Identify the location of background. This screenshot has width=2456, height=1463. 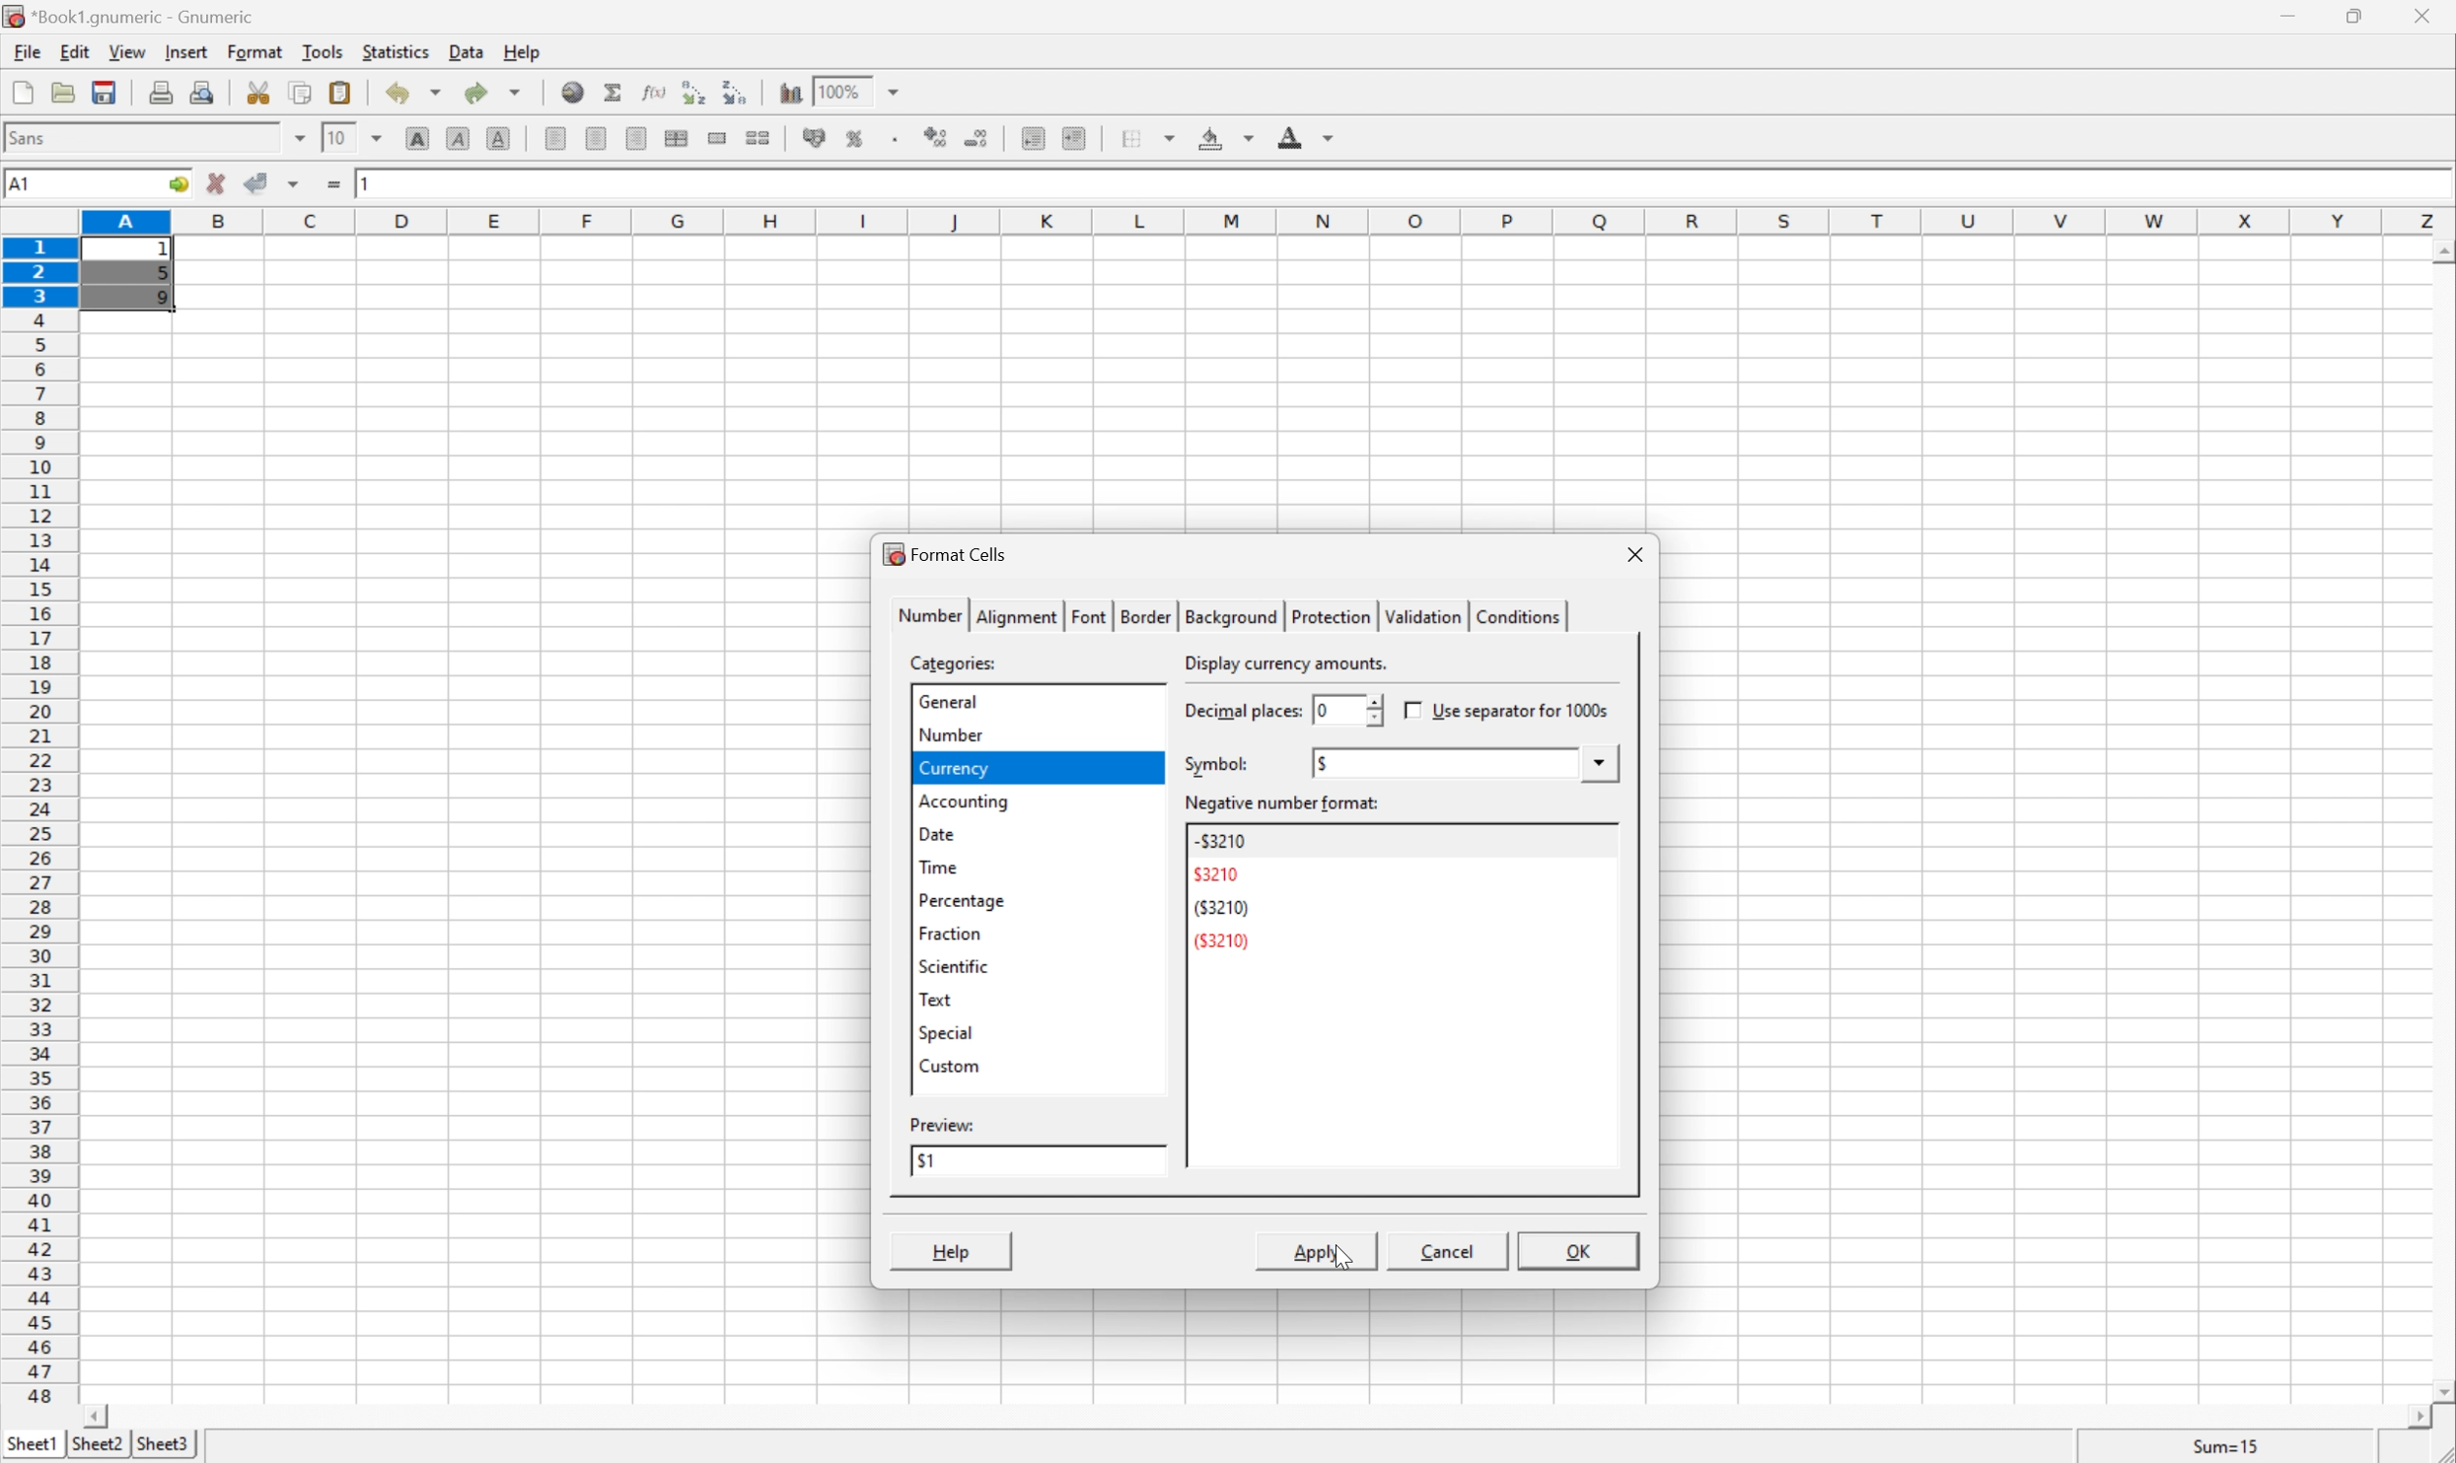
(1228, 616).